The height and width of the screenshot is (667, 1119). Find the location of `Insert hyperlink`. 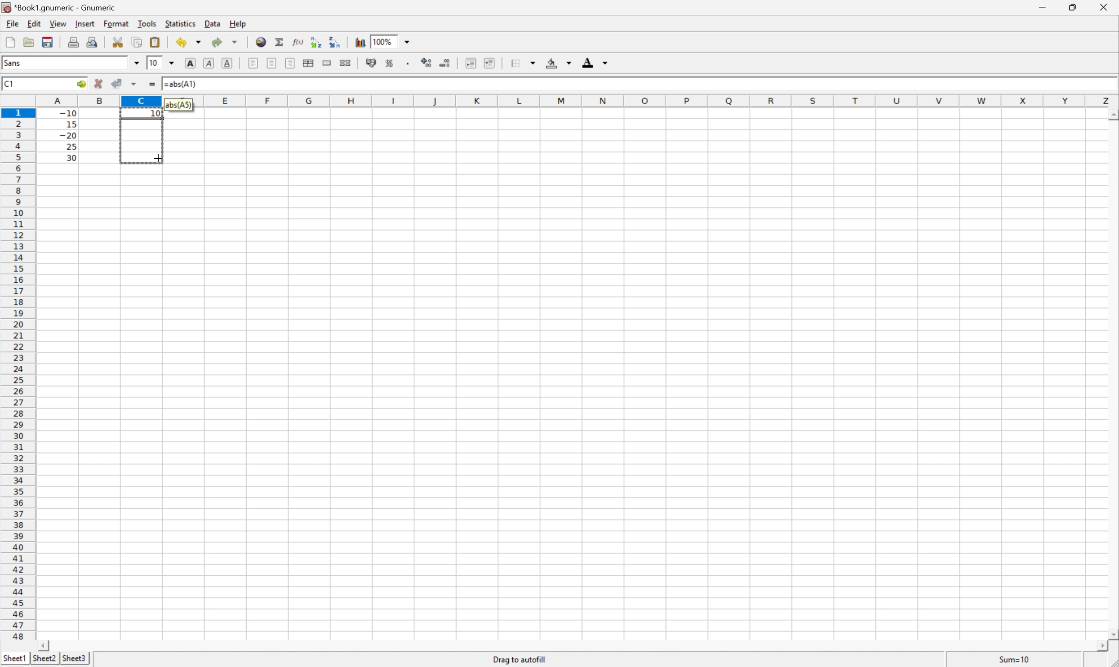

Insert hyperlink is located at coordinates (260, 41).